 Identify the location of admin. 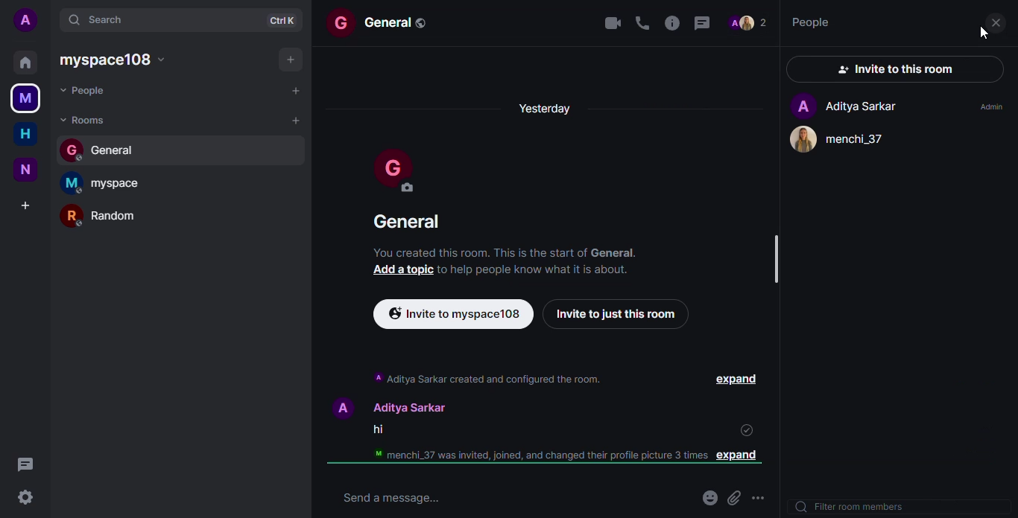
(987, 107).